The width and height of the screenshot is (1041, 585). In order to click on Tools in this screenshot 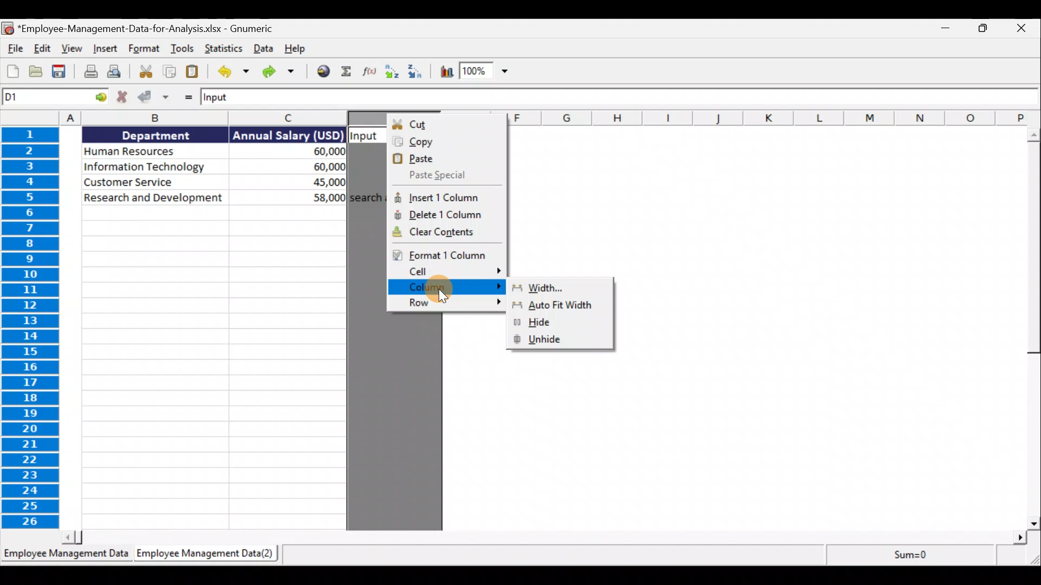, I will do `click(184, 47)`.